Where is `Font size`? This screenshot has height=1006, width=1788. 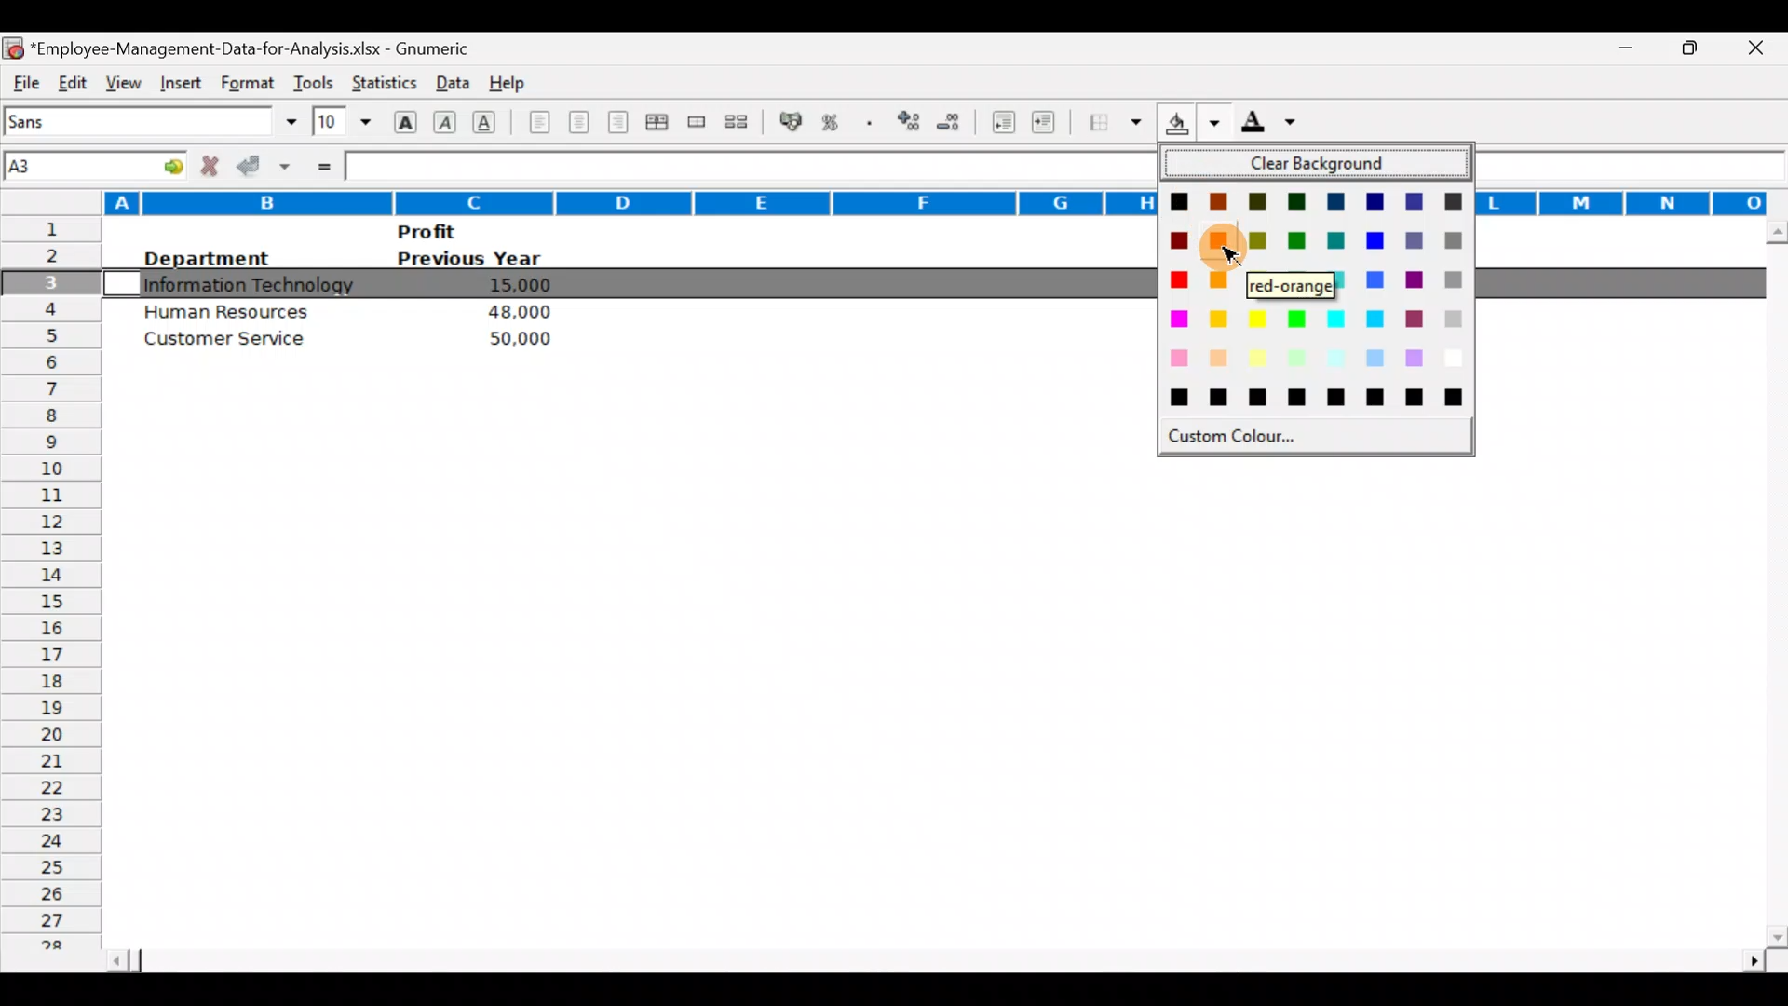 Font size is located at coordinates (342, 121).